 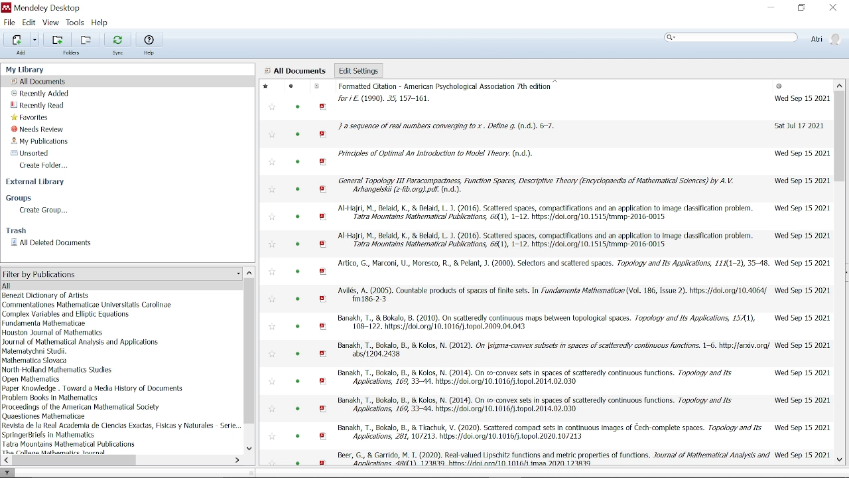 I want to click on Move up, so click(x=840, y=84).